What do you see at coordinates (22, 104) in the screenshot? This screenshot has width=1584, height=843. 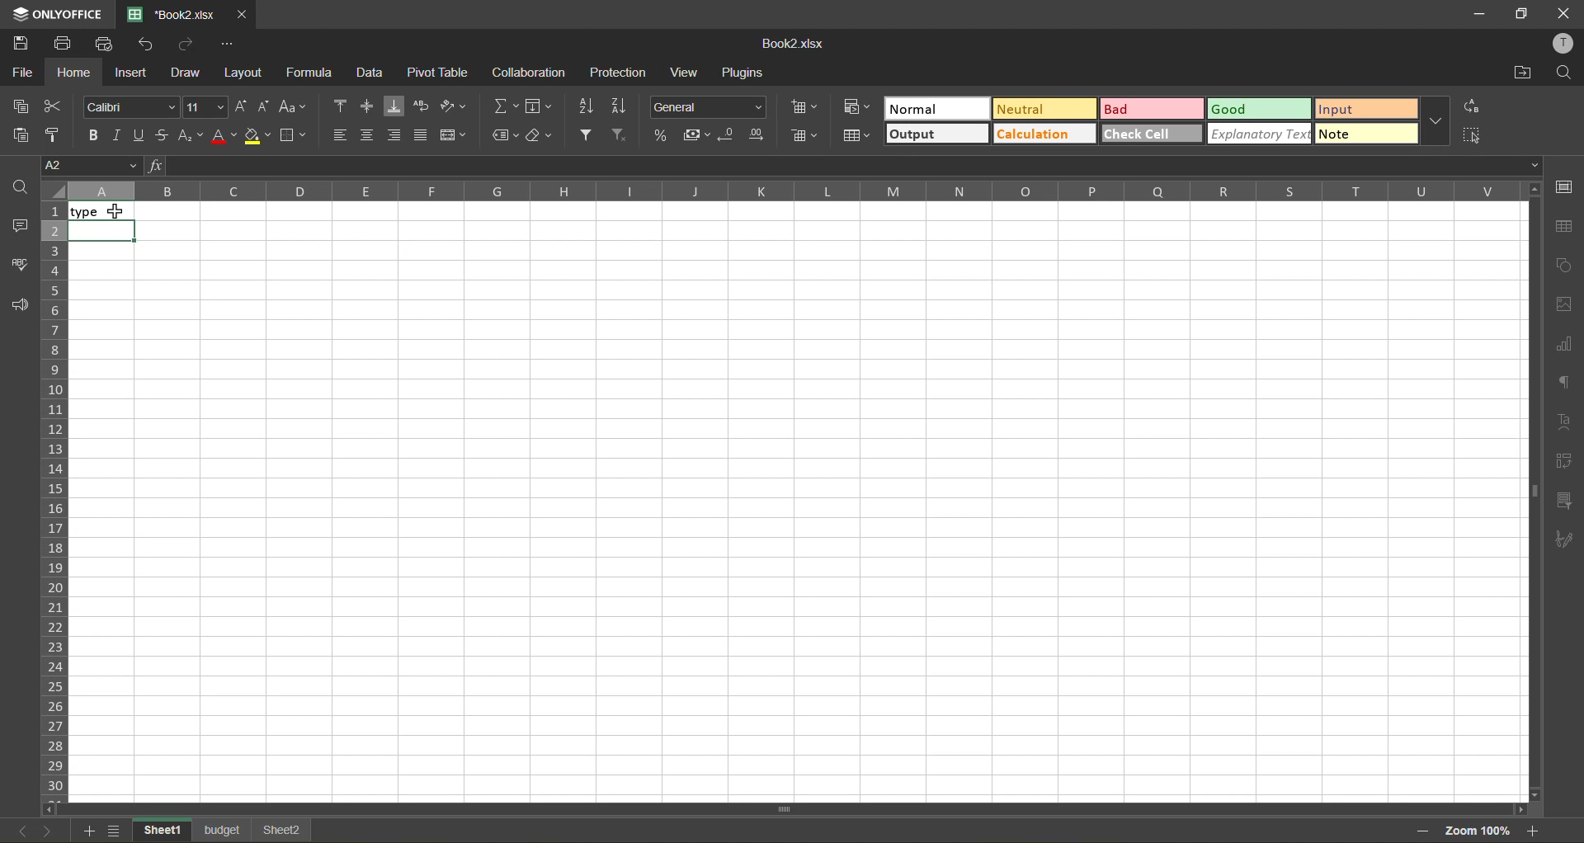 I see `copy` at bounding box center [22, 104].